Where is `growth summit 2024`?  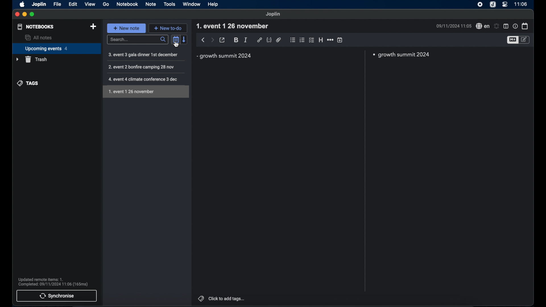 growth summit 2024 is located at coordinates (403, 55).